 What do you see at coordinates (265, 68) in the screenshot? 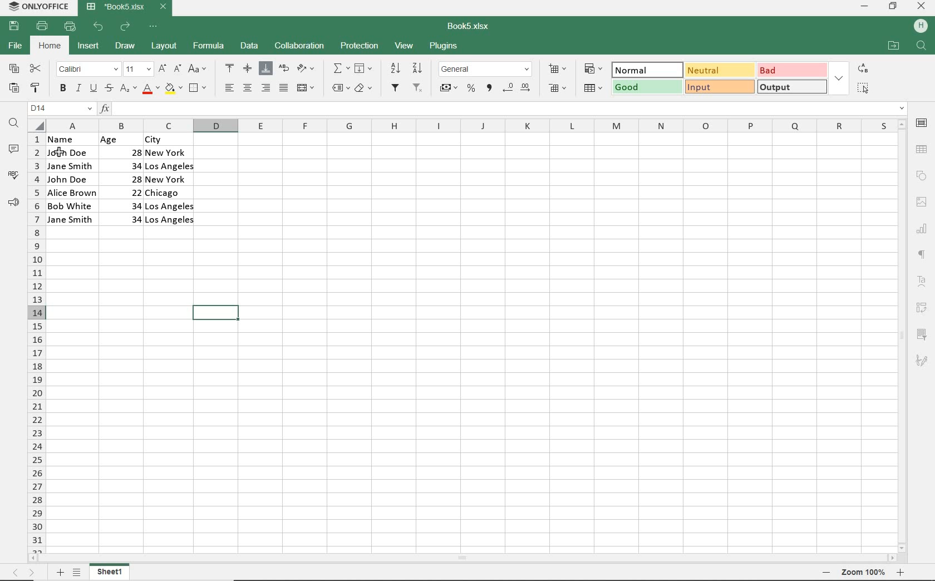
I see `ALIGN BOTTOM` at bounding box center [265, 68].